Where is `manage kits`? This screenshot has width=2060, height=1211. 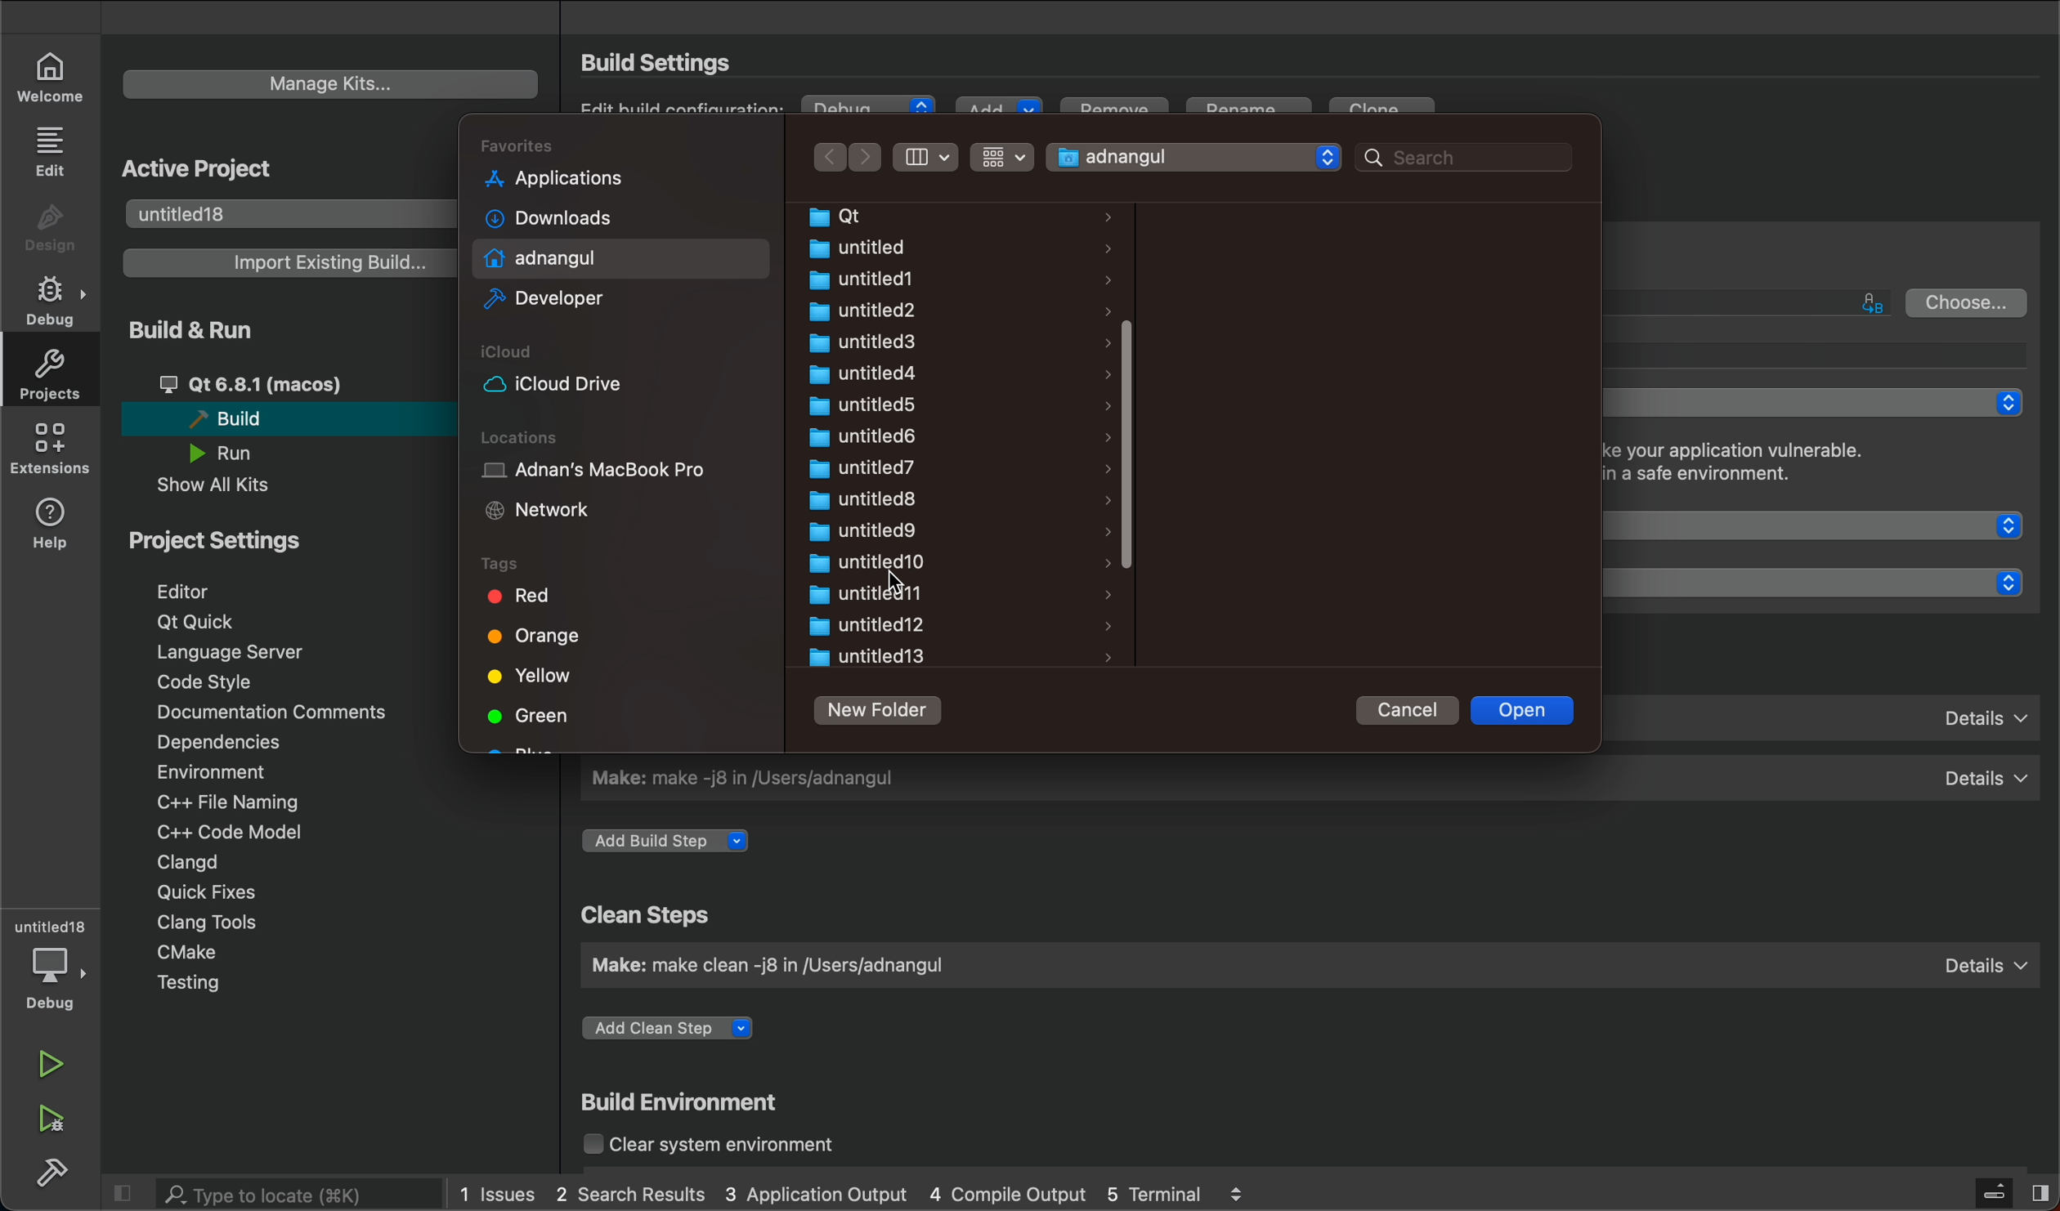
manage kits is located at coordinates (333, 83).